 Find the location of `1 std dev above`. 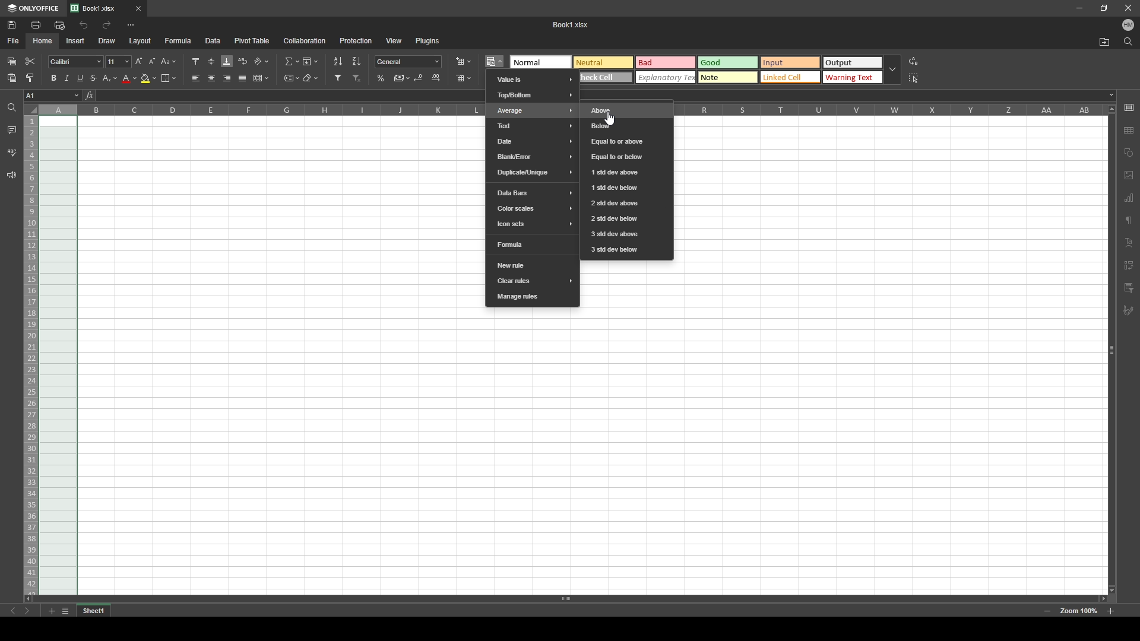

1 std dev above is located at coordinates (624, 173).